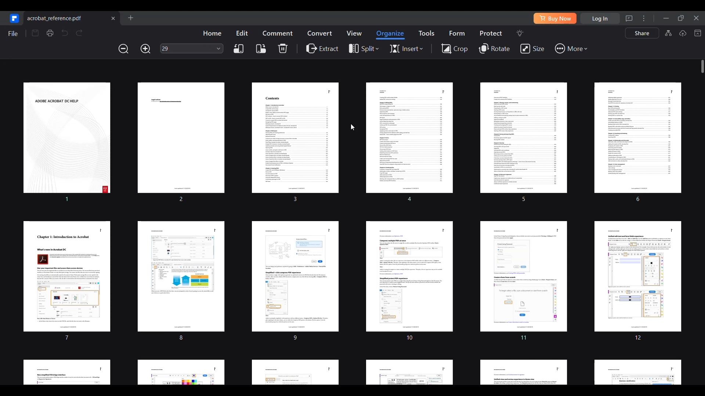 This screenshot has height=396, width=705. I want to click on Insert page options, so click(406, 49).